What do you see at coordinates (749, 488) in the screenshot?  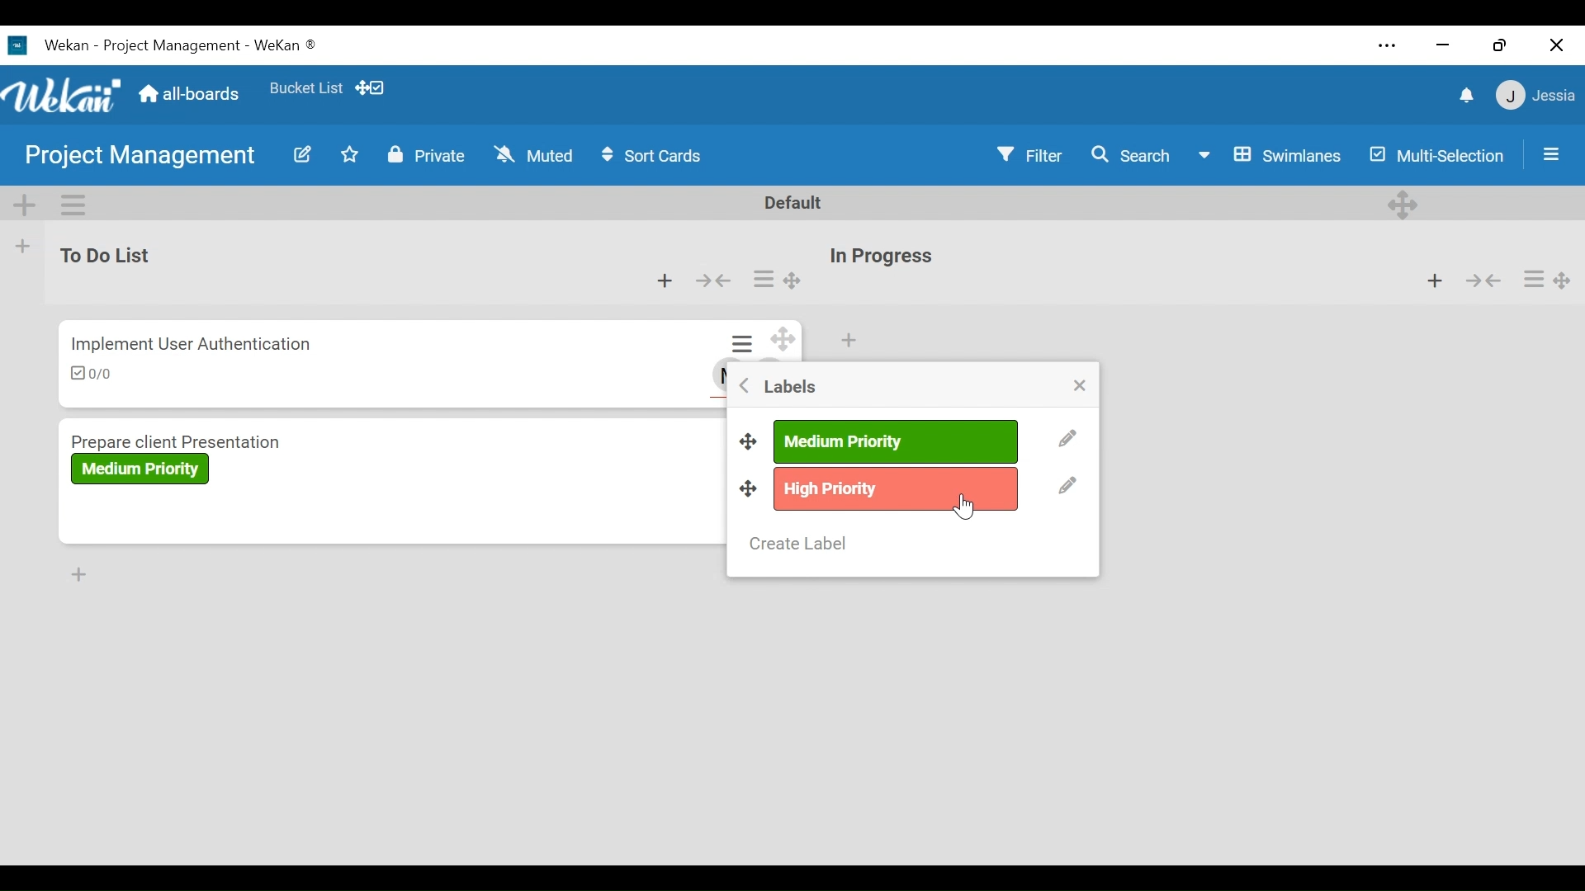 I see `Desktop drag handles` at bounding box center [749, 488].